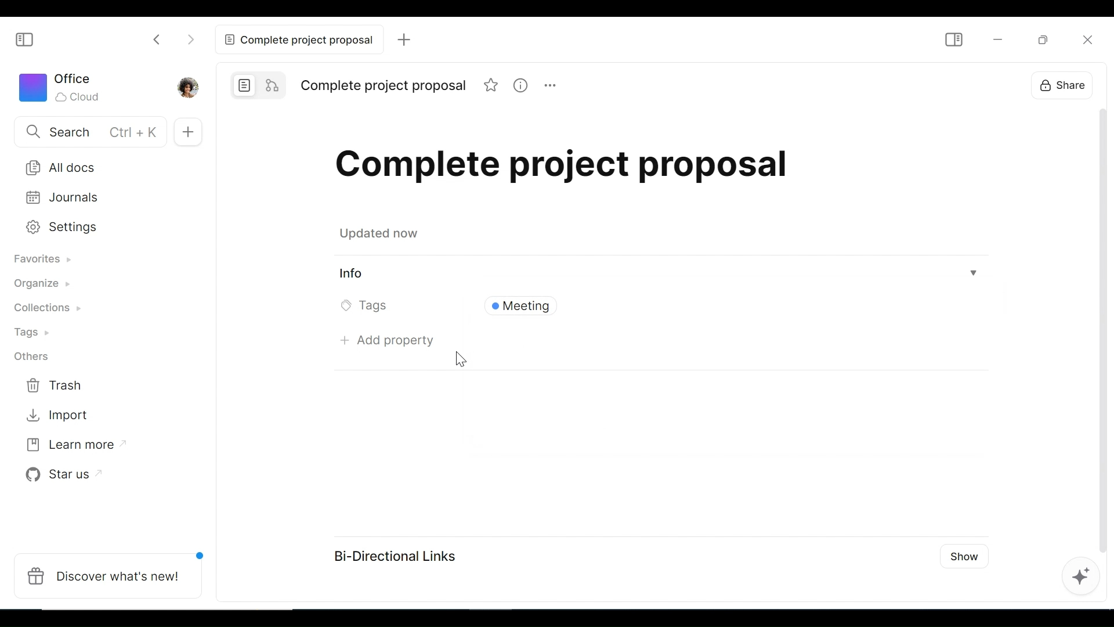 The height and width of the screenshot is (627, 1114). What do you see at coordinates (1100, 328) in the screenshot?
I see `Scrollbar` at bounding box center [1100, 328].